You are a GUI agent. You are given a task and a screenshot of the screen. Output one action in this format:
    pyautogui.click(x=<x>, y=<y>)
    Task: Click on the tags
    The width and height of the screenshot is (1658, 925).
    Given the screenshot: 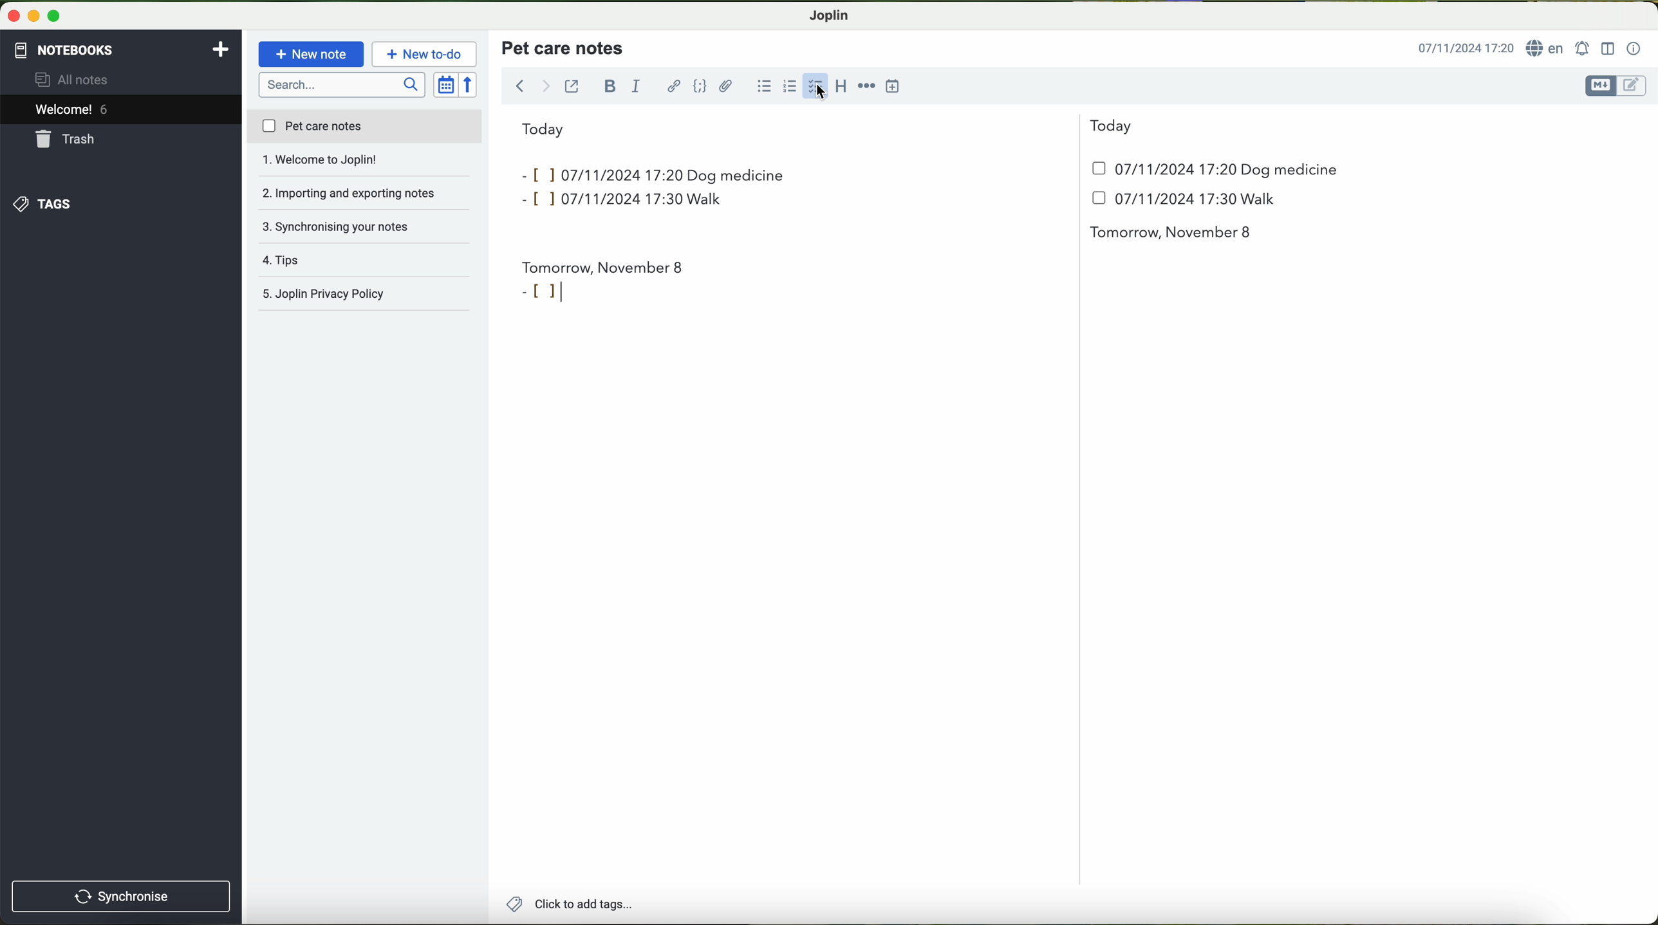 What is the action you would take?
    pyautogui.click(x=41, y=204)
    